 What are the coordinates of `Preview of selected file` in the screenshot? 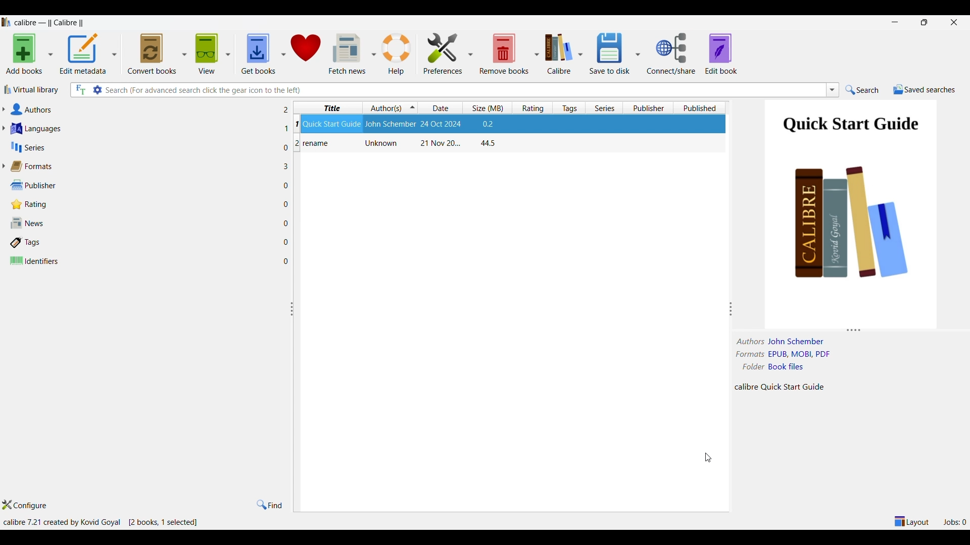 It's located at (850, 209).